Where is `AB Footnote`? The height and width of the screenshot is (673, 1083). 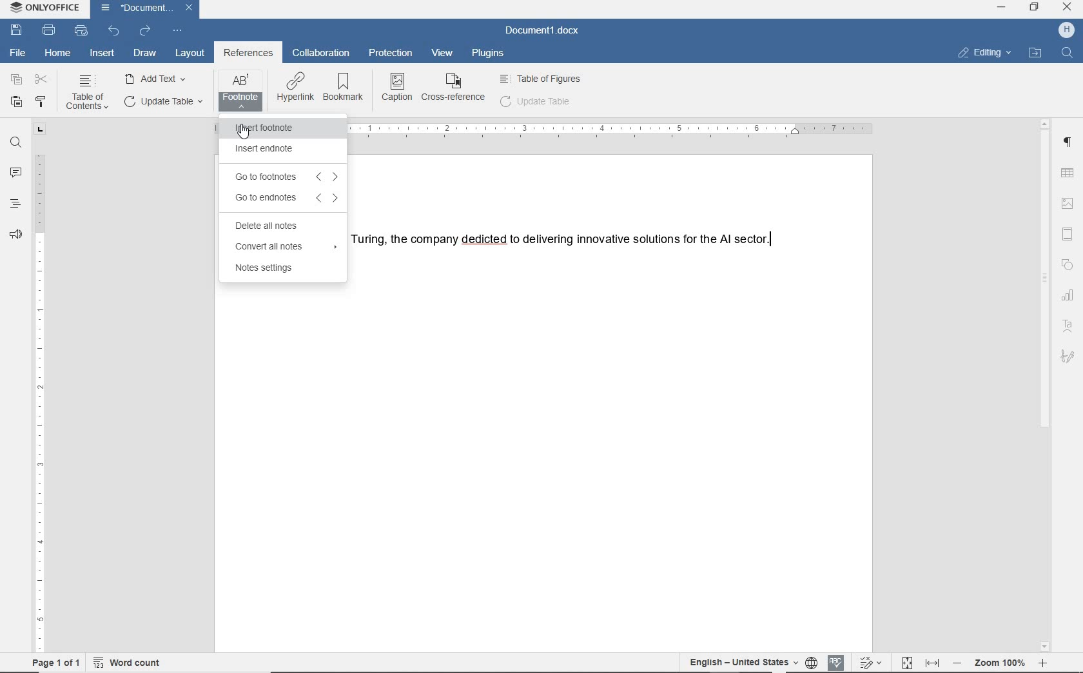 AB Footnote is located at coordinates (240, 91).